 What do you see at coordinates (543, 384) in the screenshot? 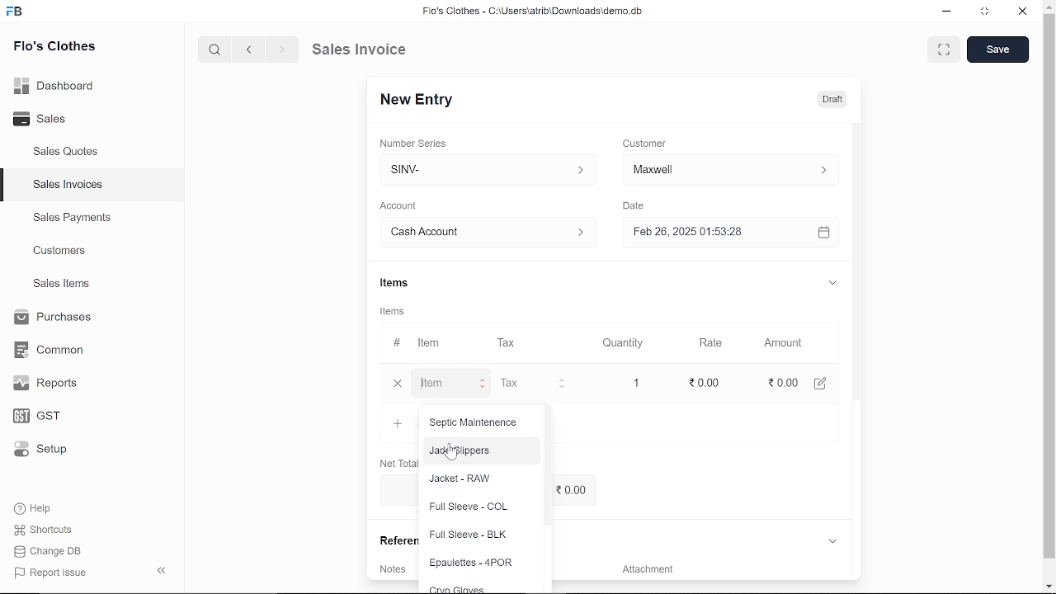
I see `Tax` at bounding box center [543, 384].